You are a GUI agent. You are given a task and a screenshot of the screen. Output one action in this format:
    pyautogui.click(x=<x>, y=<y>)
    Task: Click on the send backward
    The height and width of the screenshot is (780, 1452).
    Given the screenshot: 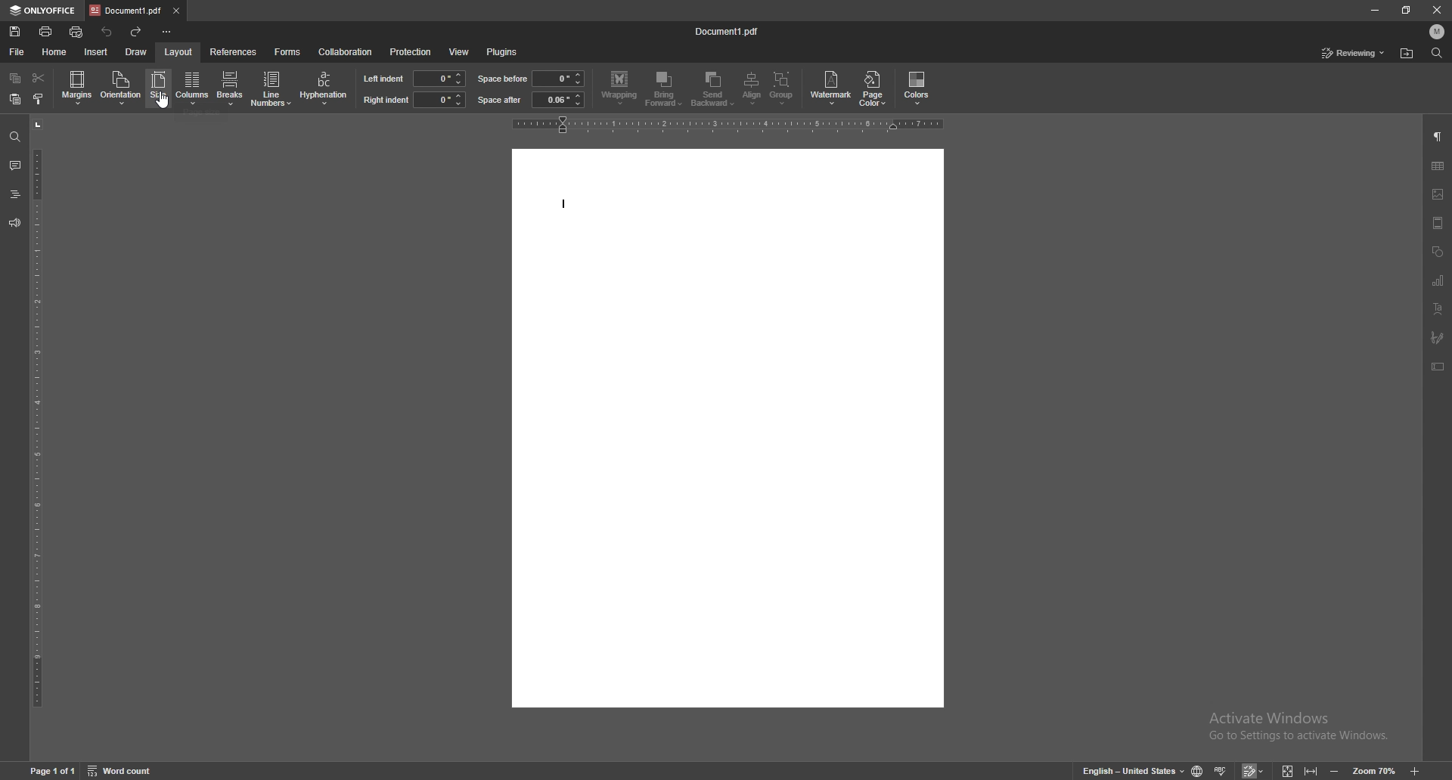 What is the action you would take?
    pyautogui.click(x=715, y=90)
    